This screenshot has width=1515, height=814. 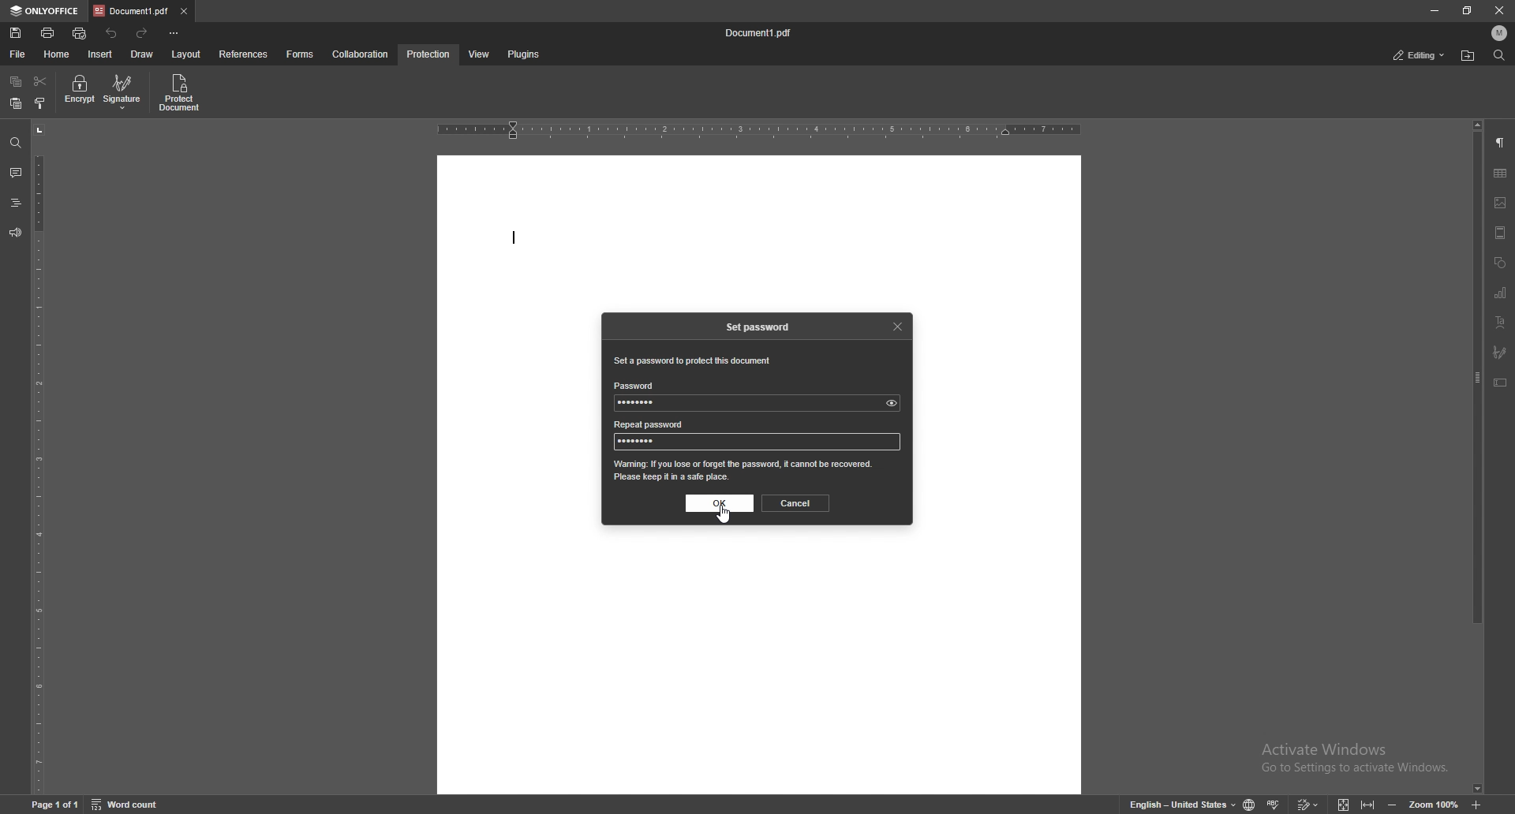 What do you see at coordinates (16, 104) in the screenshot?
I see `paste` at bounding box center [16, 104].